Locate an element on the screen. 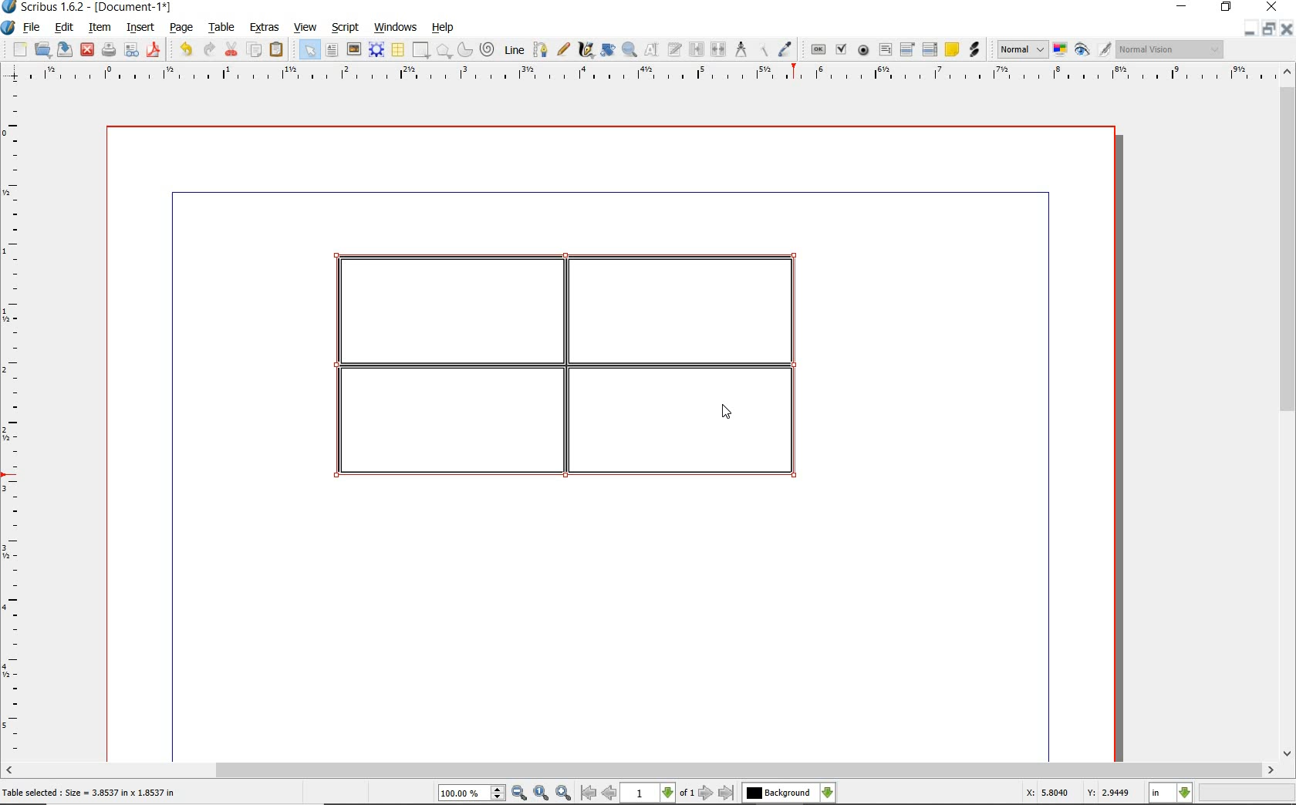  Table selected : Size = 3.8537 in x 1.8537 in is located at coordinates (89, 792).